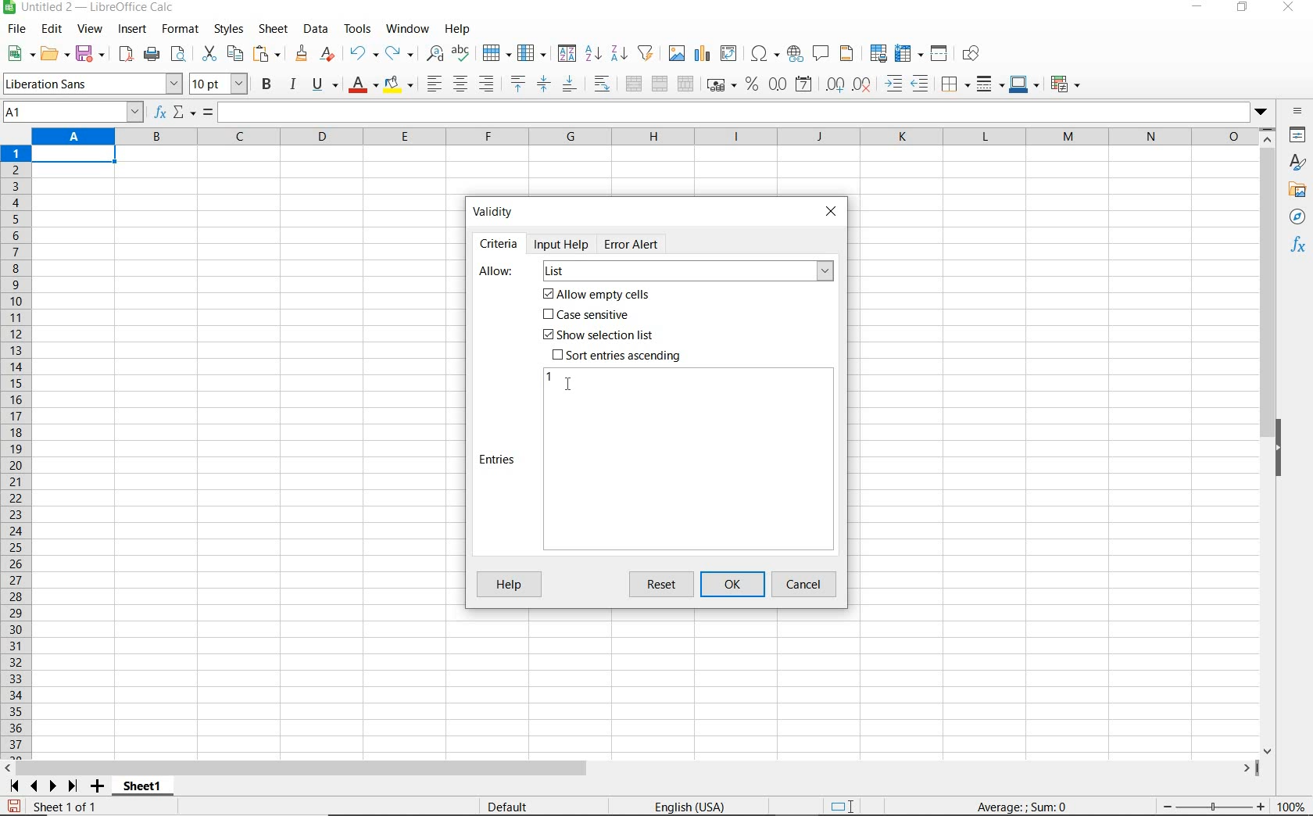 The width and height of the screenshot is (1313, 816). Describe the element at coordinates (184, 113) in the screenshot. I see `select function` at that location.